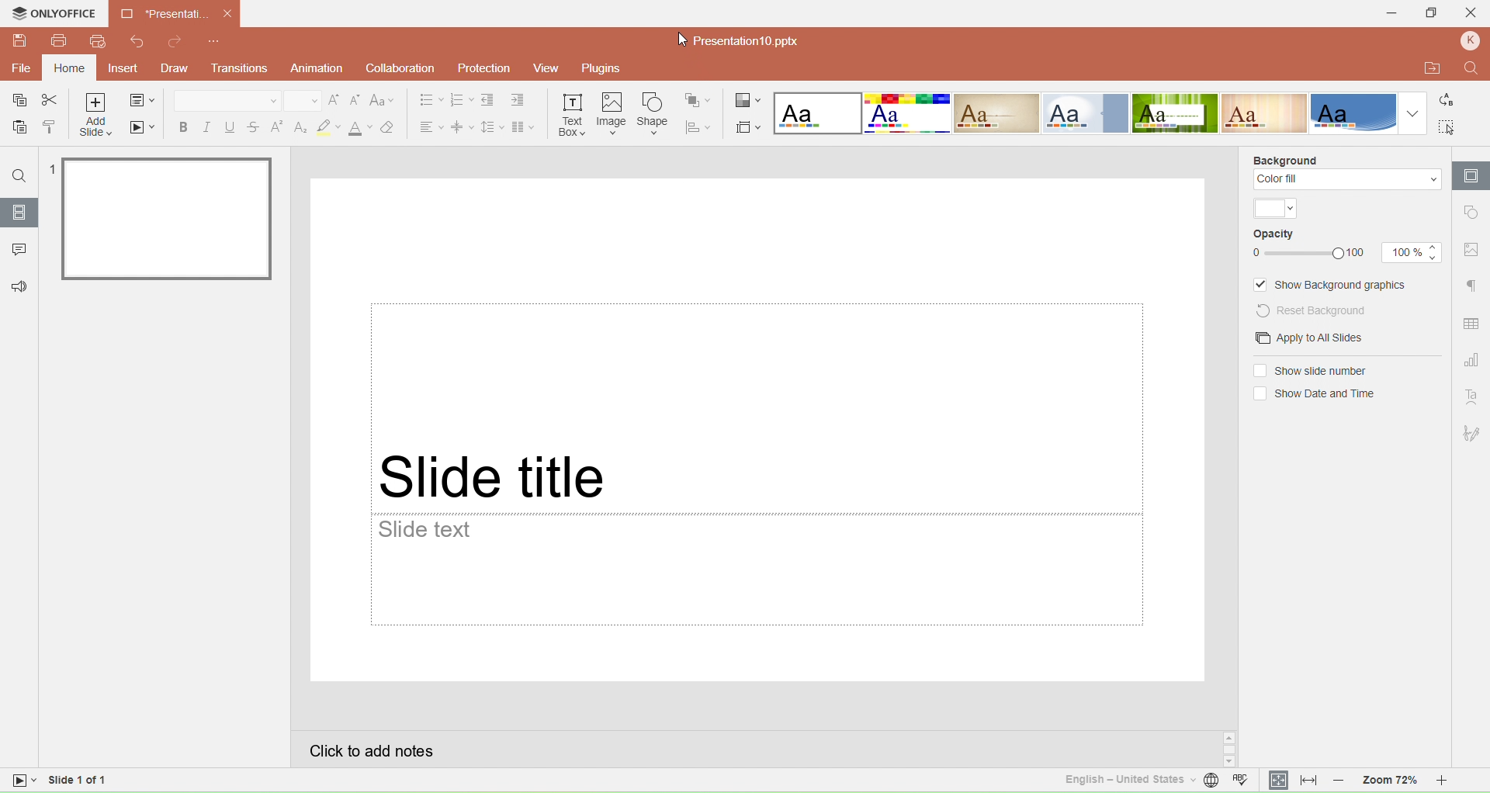 The image size is (1490, 793). What do you see at coordinates (1275, 235) in the screenshot?
I see `Opacity` at bounding box center [1275, 235].